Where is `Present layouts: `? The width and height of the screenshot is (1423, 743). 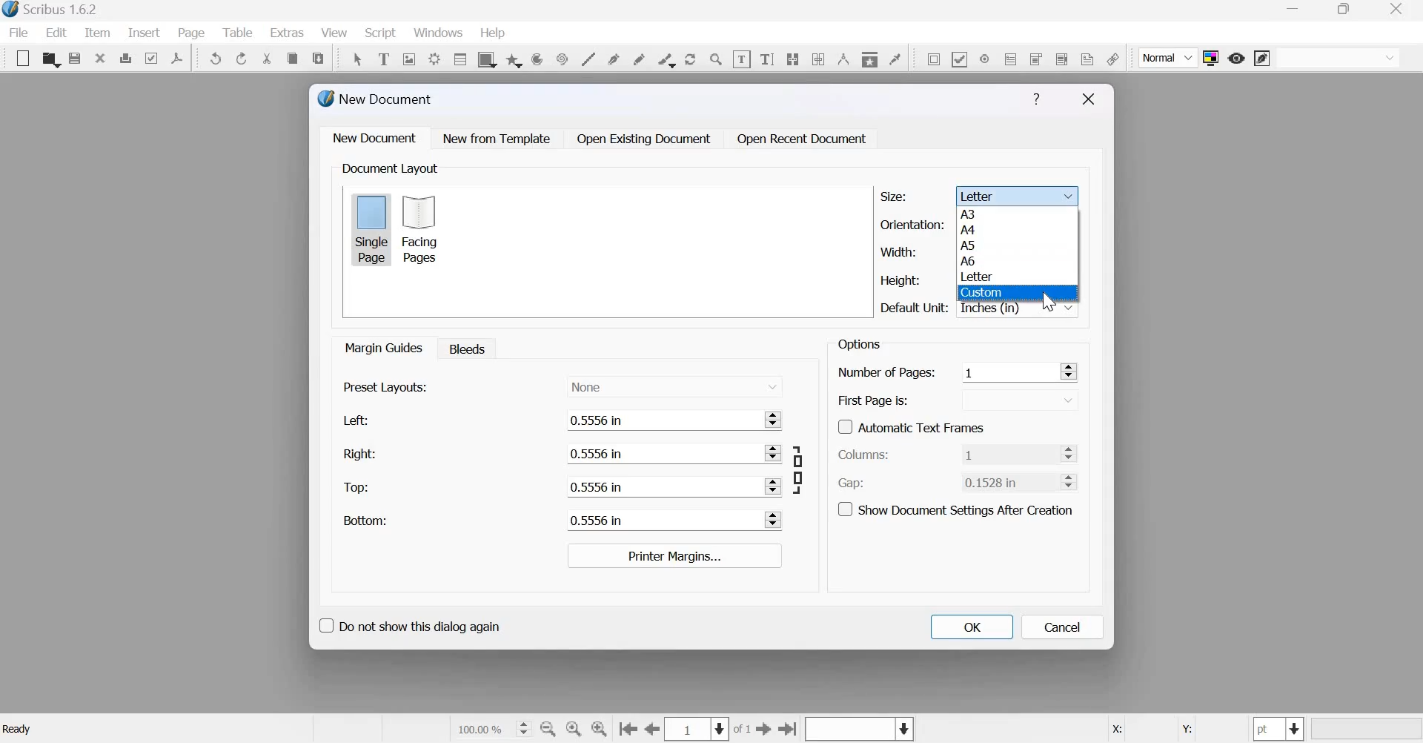 Present layouts:  is located at coordinates (386, 386).